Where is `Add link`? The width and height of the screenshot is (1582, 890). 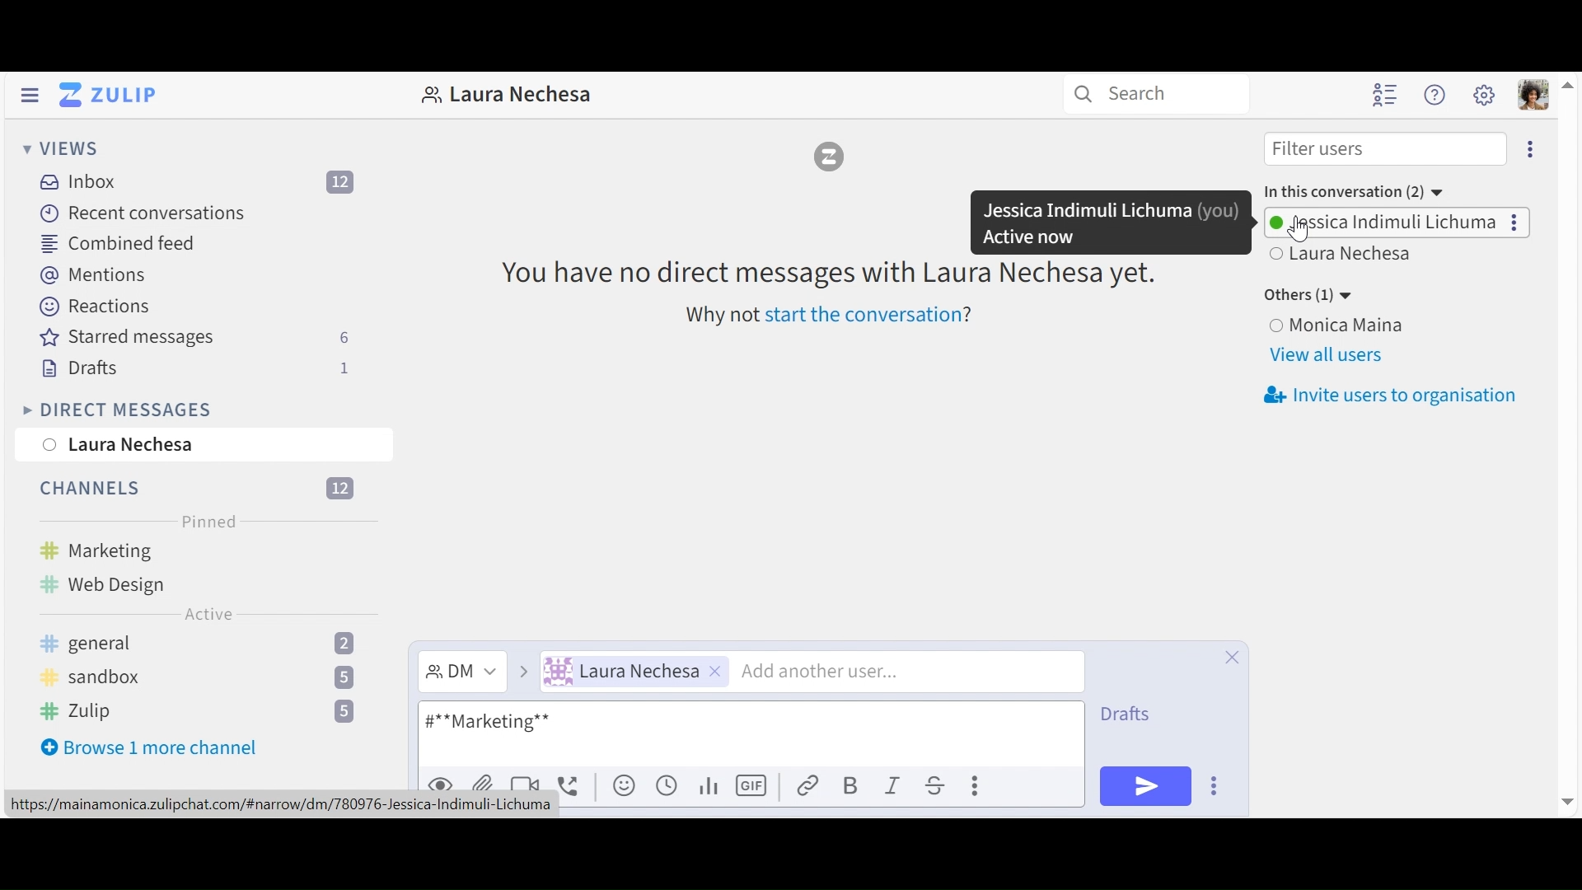
Add link is located at coordinates (810, 785).